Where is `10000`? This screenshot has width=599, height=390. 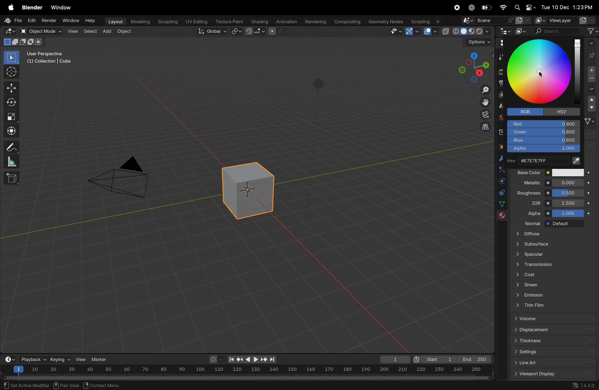
10000 is located at coordinates (568, 213).